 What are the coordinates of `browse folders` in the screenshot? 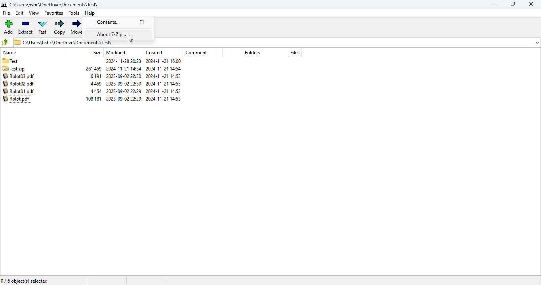 It's located at (5, 42).